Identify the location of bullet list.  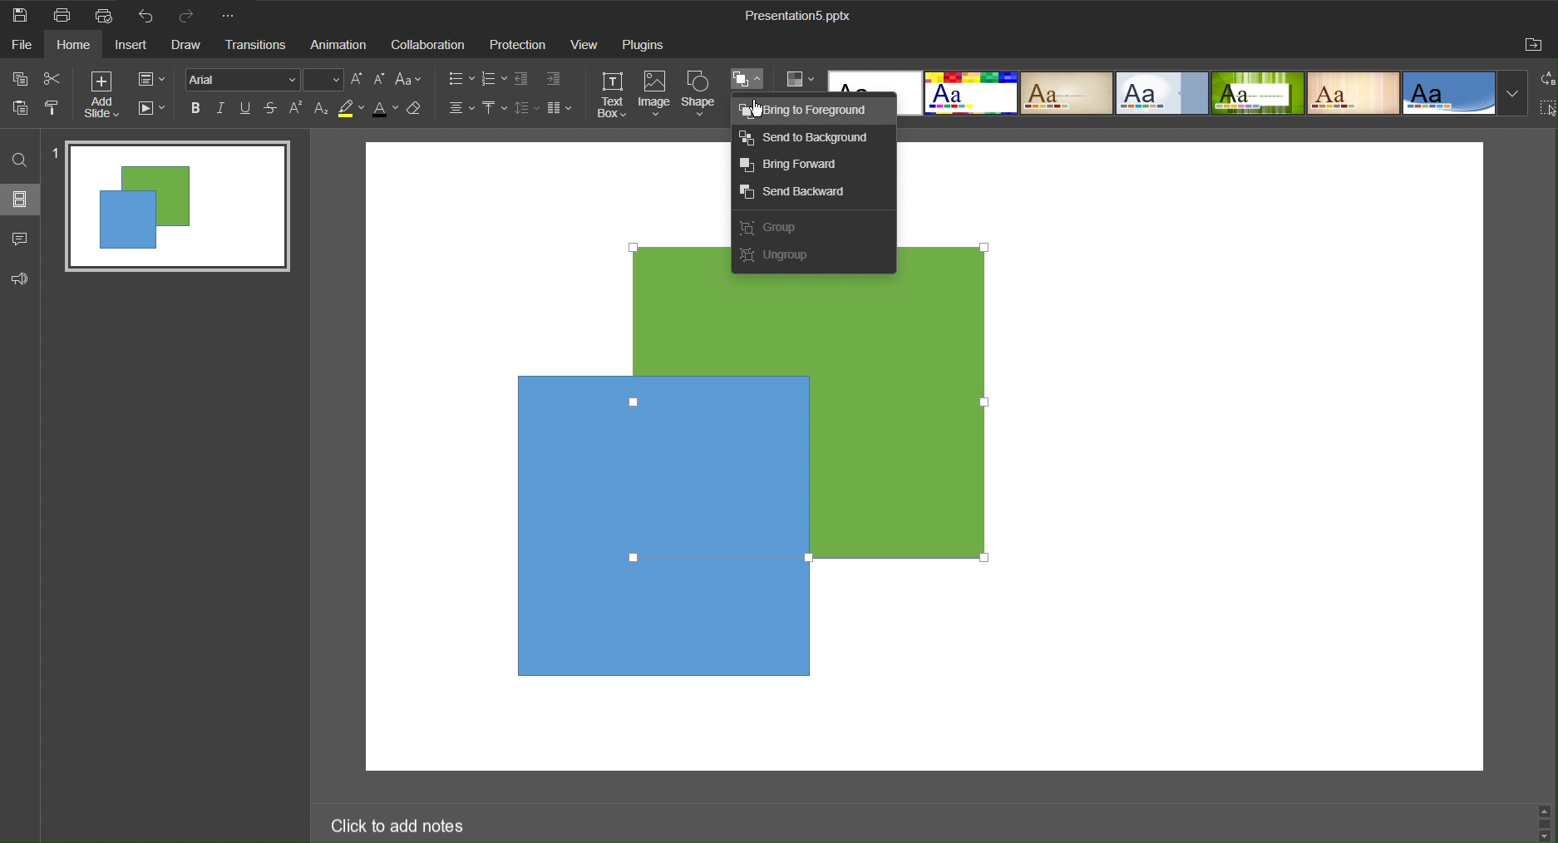
(458, 80).